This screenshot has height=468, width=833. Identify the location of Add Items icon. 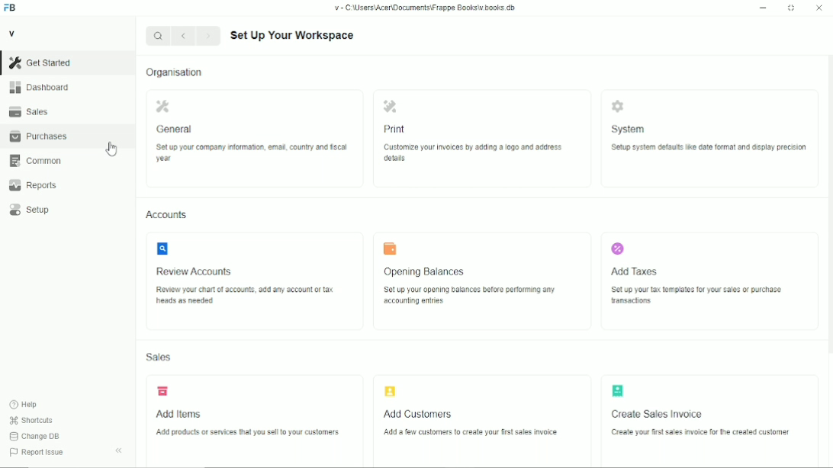
(162, 391).